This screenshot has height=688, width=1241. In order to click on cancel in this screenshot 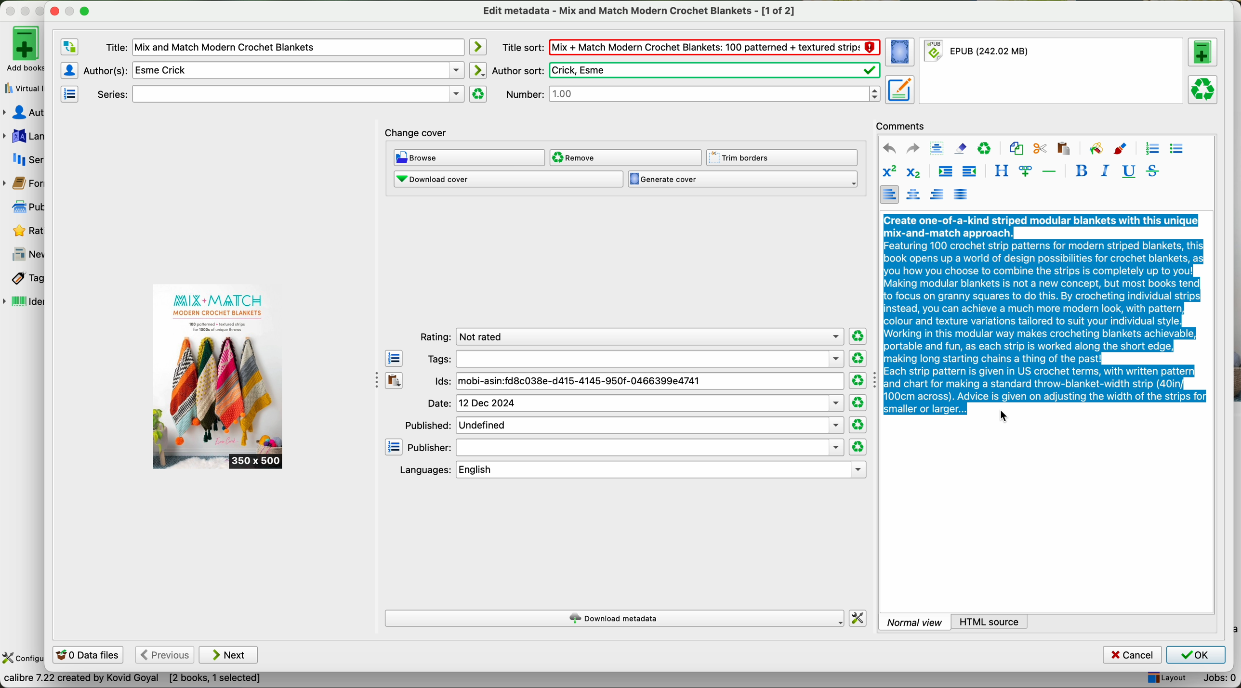, I will do `click(1133, 655)`.